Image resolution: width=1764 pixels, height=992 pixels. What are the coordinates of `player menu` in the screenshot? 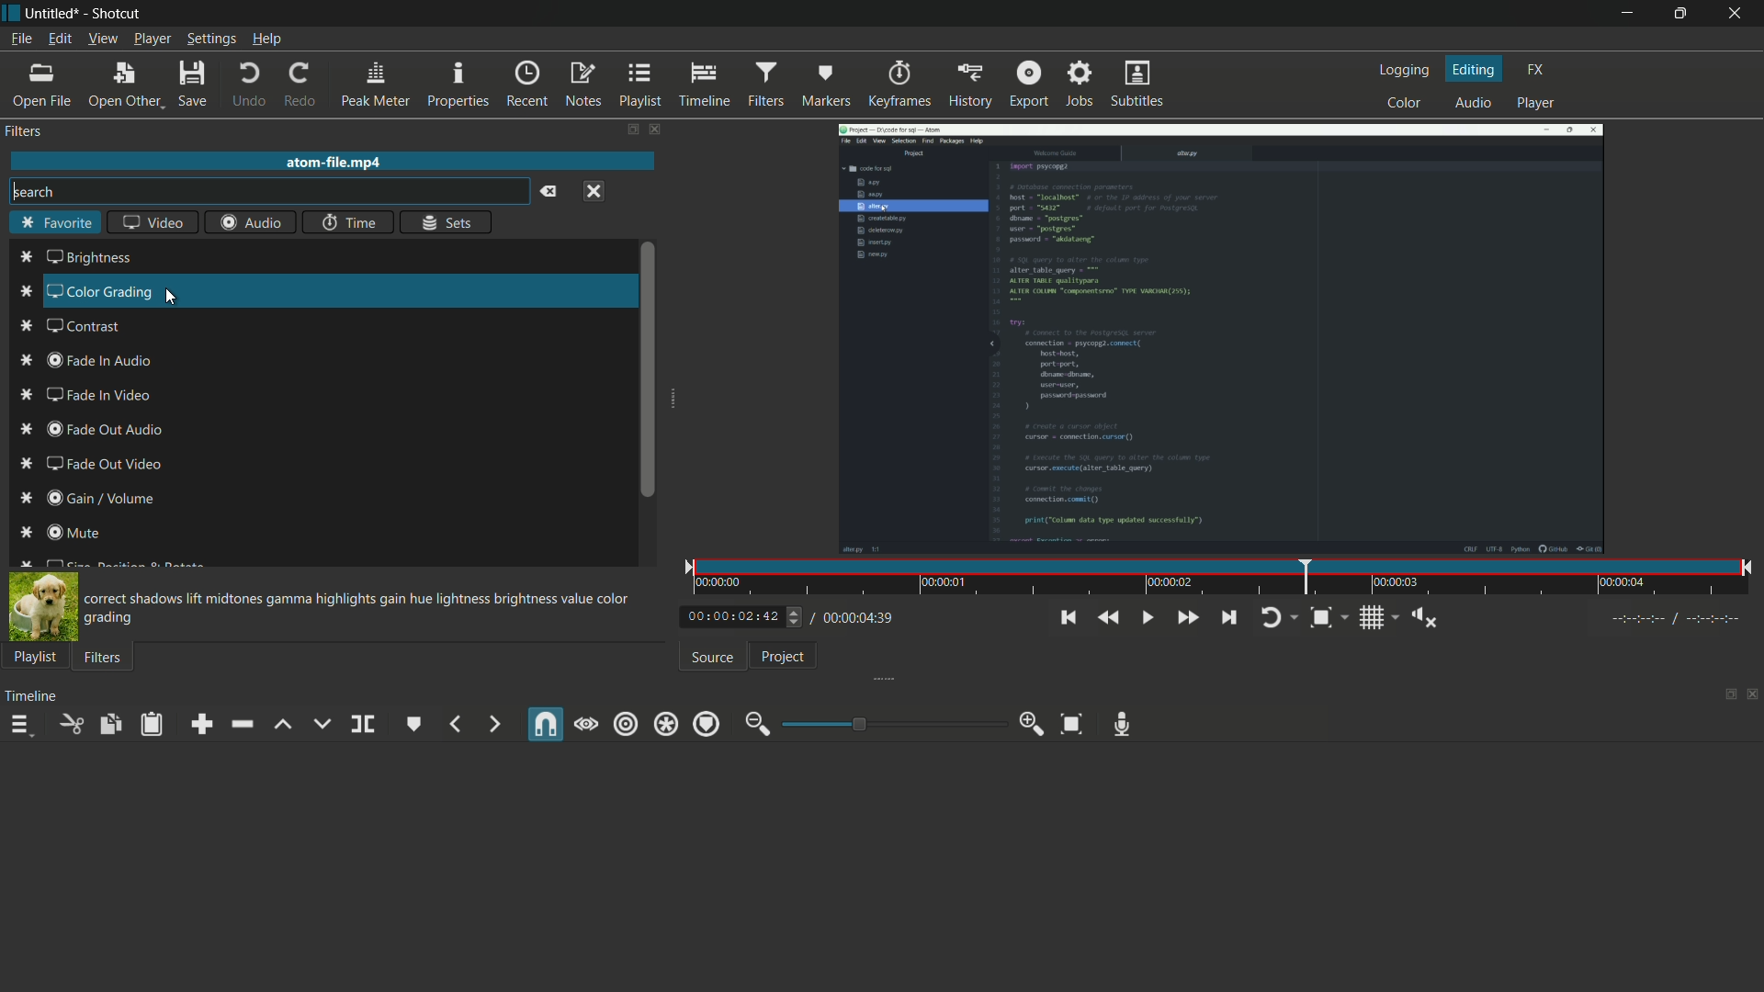 It's located at (152, 39).